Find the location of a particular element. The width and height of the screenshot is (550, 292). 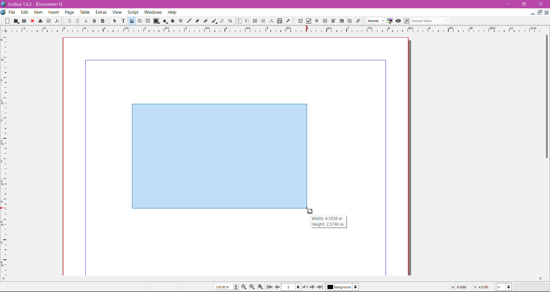

Select the current unit is located at coordinates (504, 287).